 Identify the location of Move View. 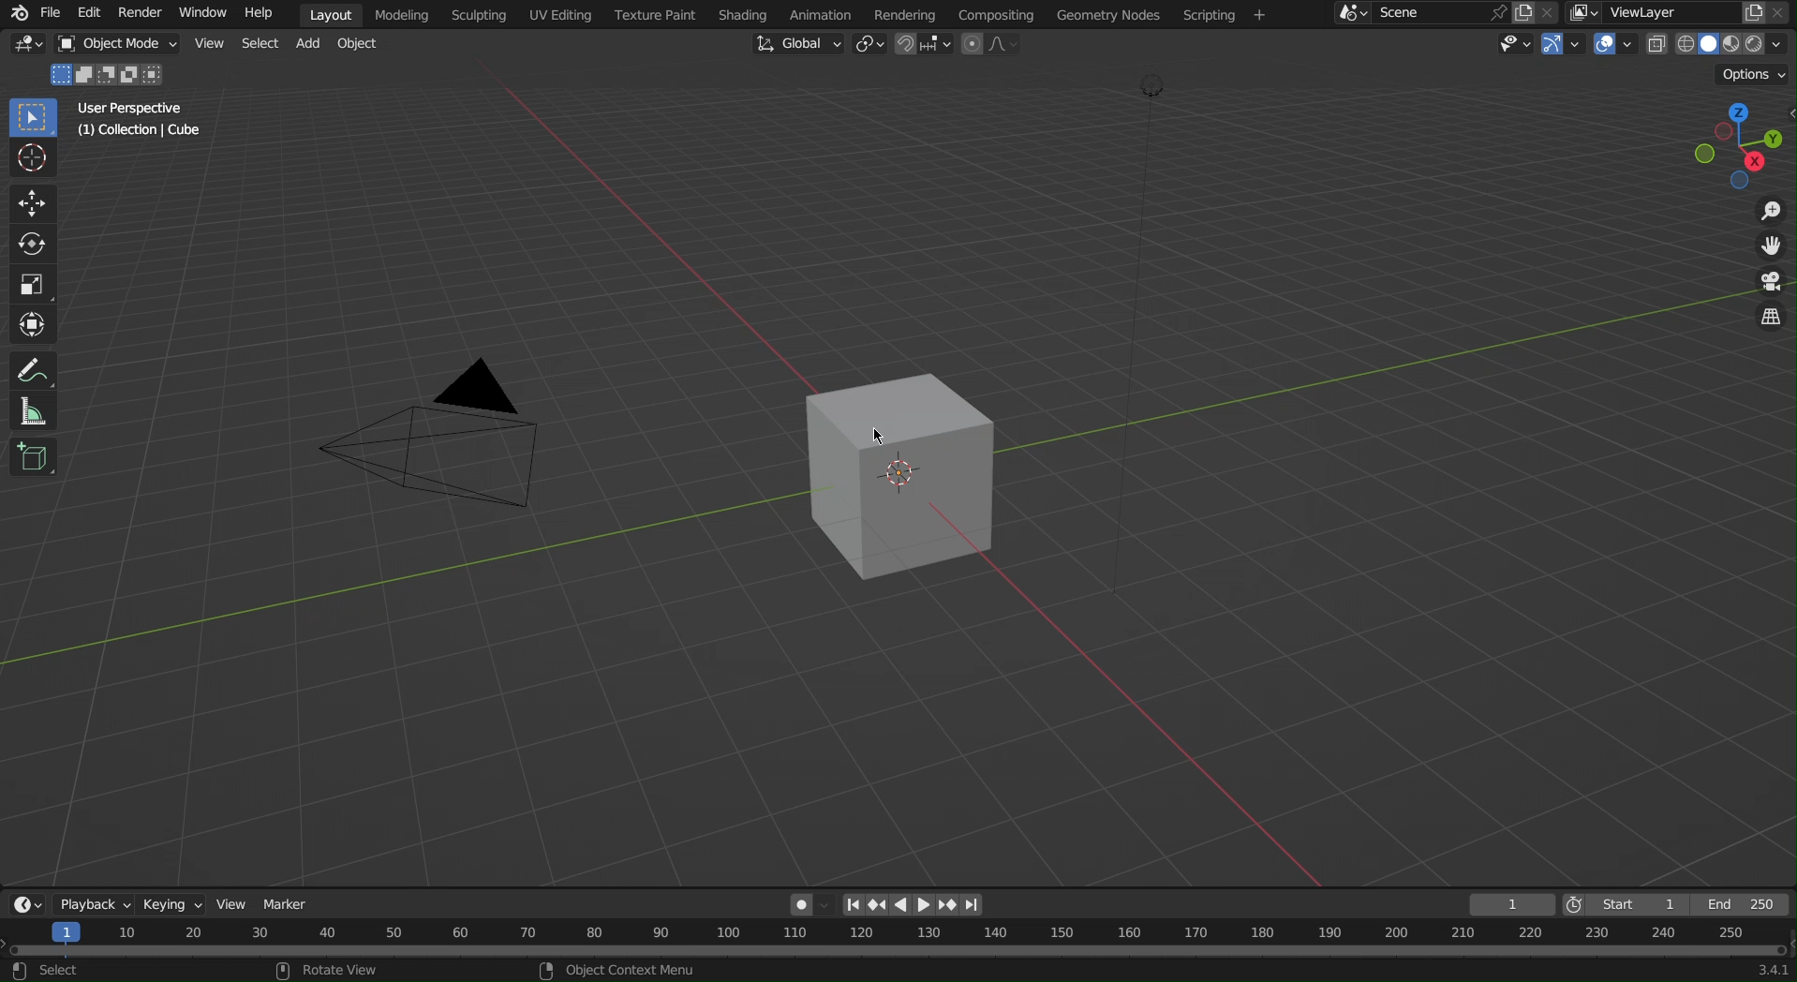
(1771, 247).